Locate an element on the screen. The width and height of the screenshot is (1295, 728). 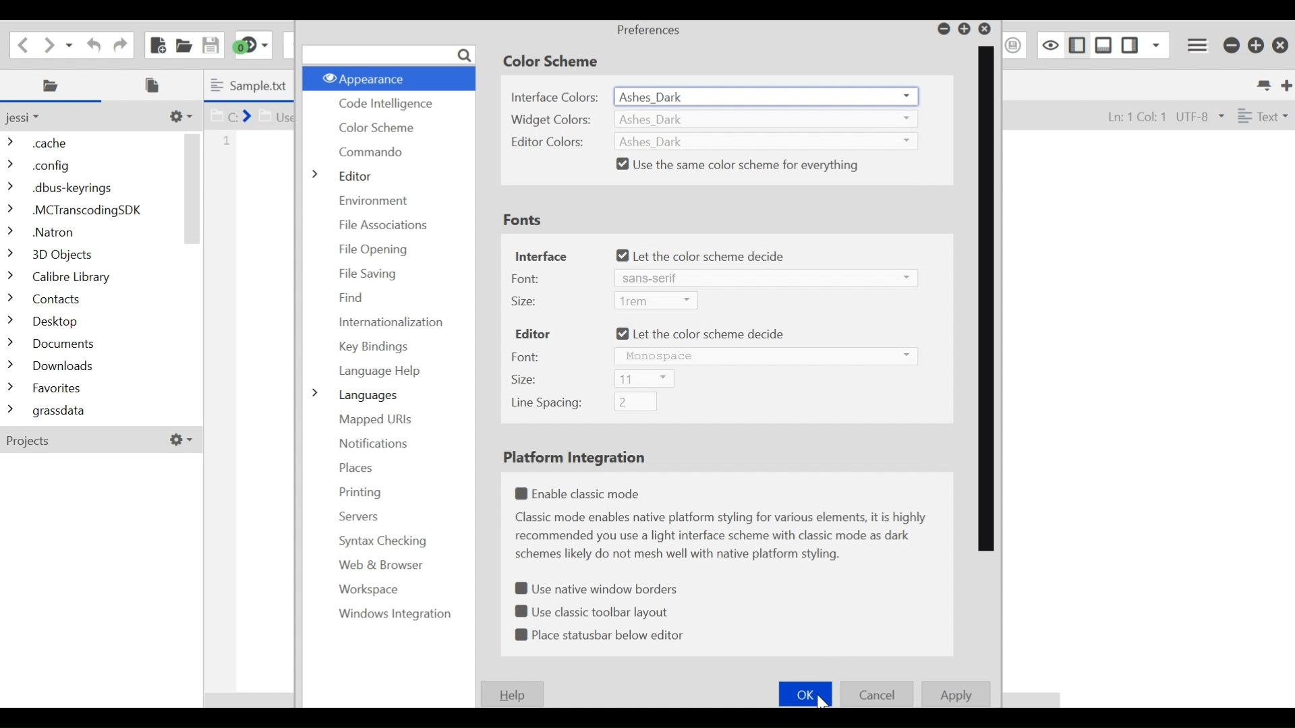
Widget Colors is located at coordinates (554, 120).